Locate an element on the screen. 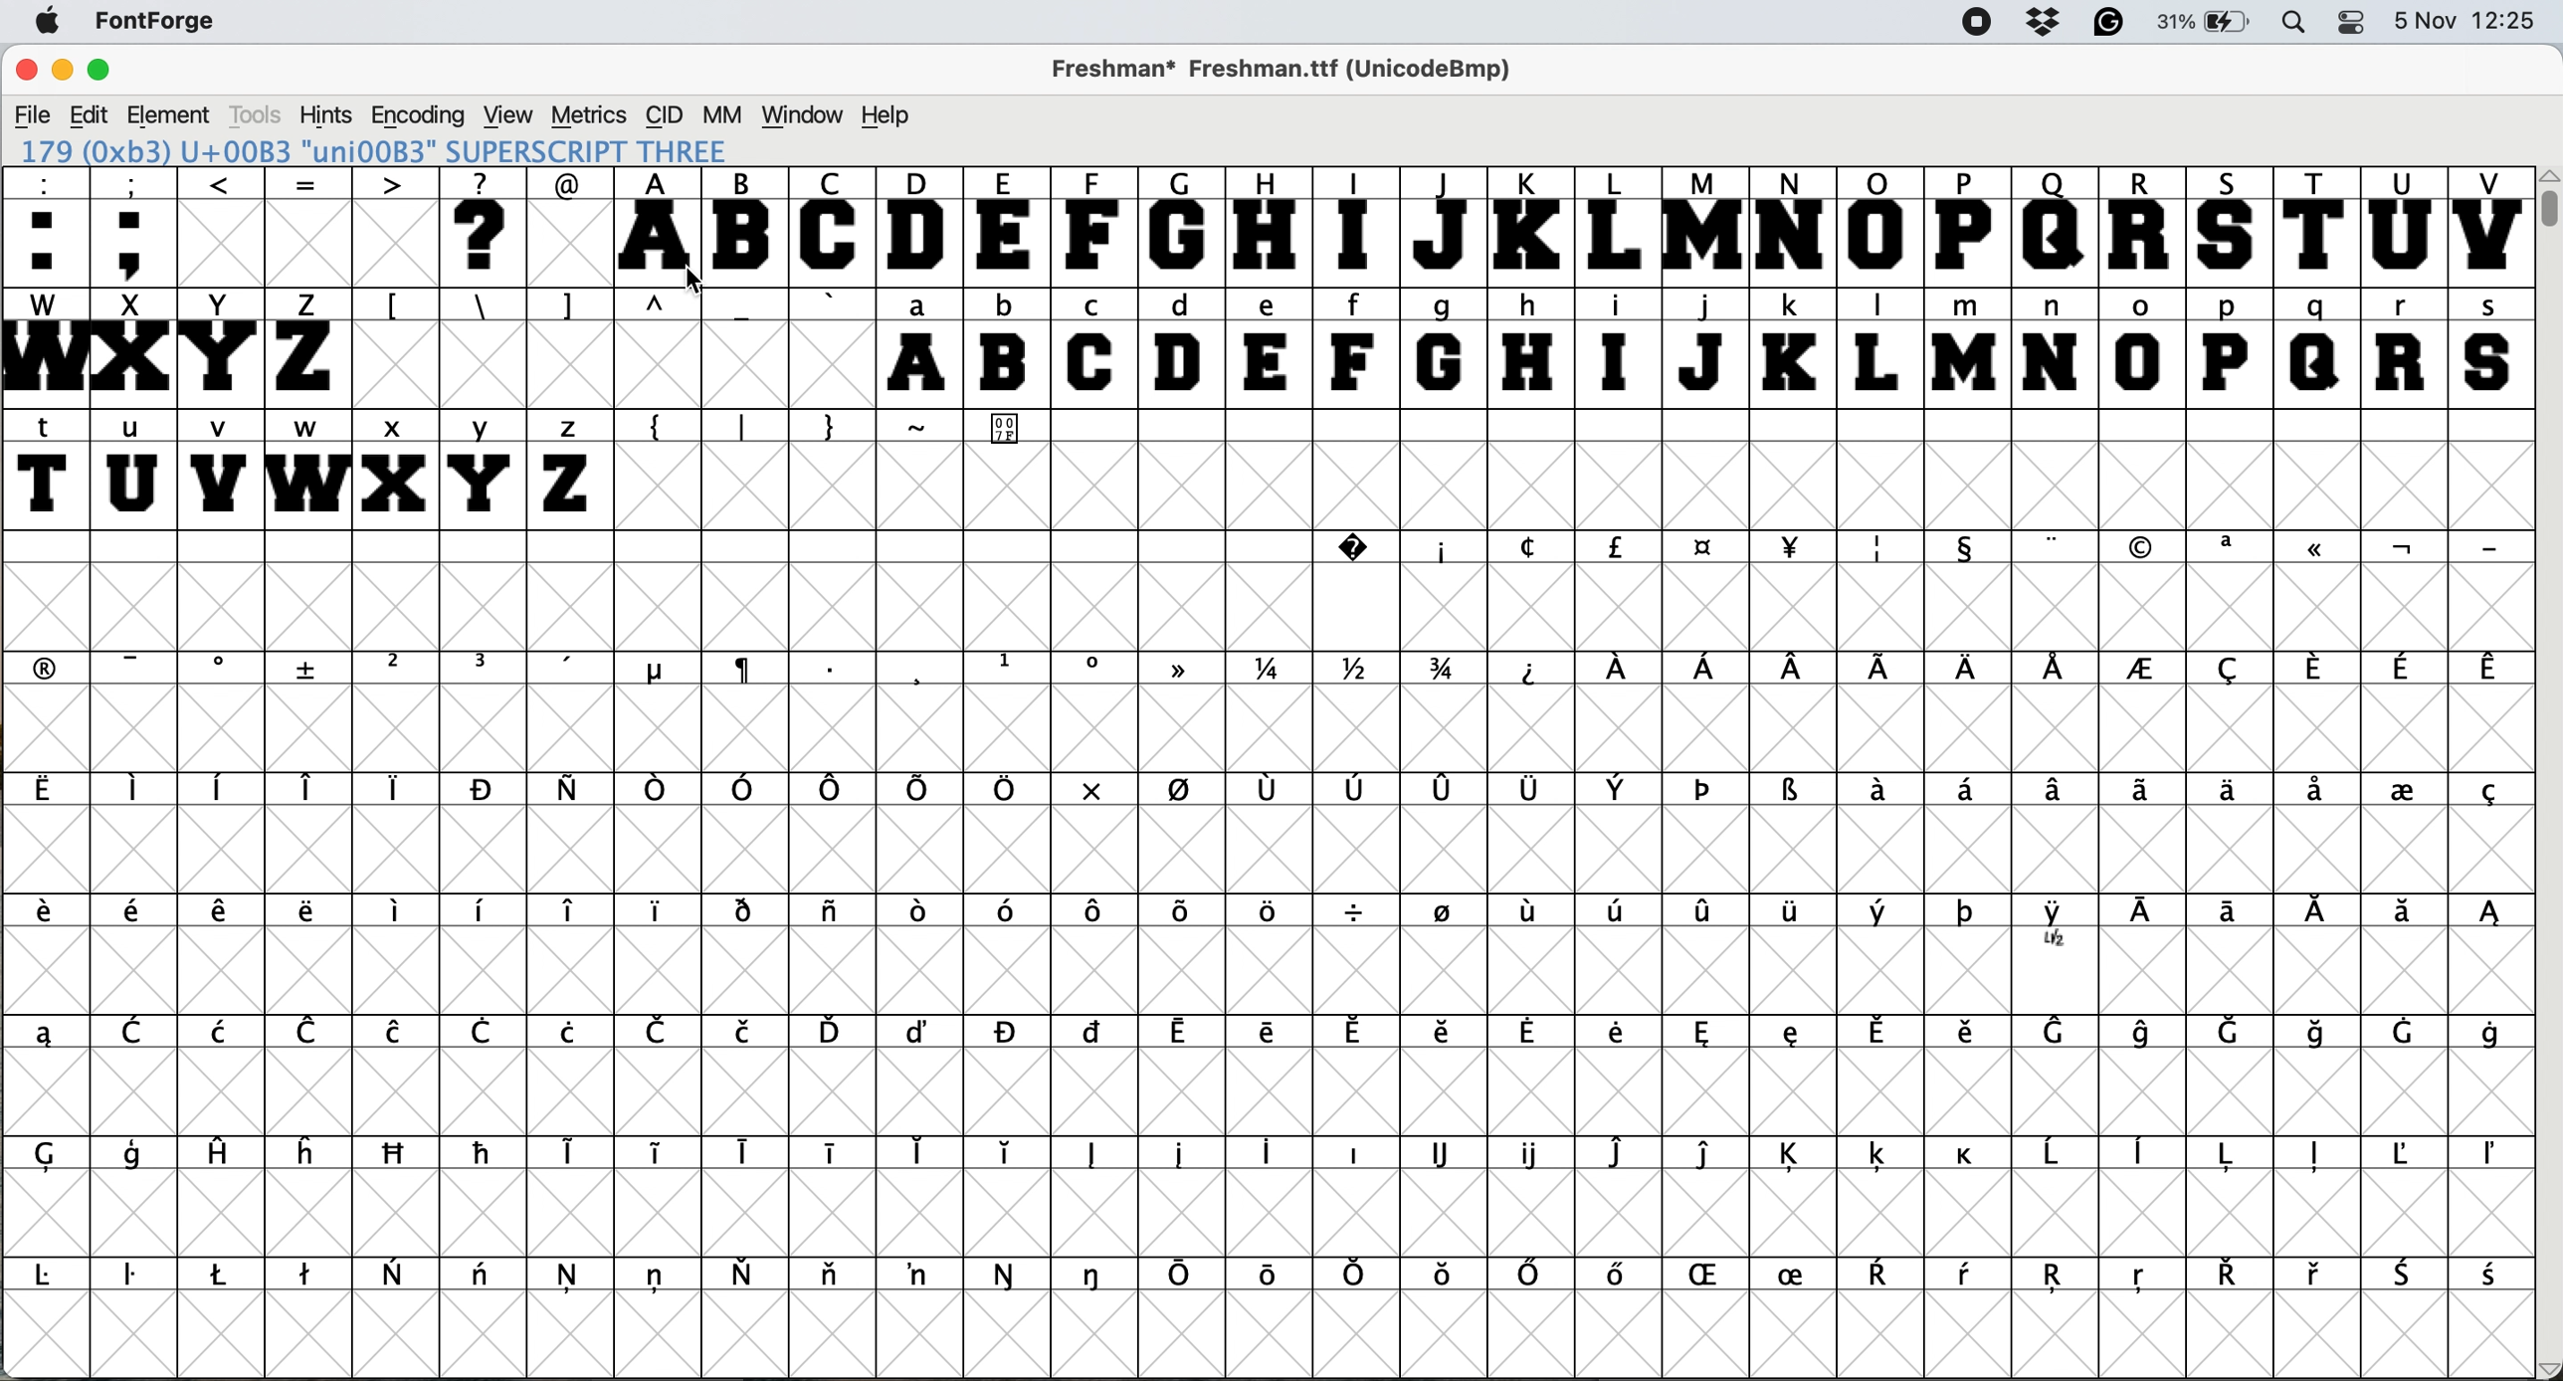  symbol is located at coordinates (2313, 668).